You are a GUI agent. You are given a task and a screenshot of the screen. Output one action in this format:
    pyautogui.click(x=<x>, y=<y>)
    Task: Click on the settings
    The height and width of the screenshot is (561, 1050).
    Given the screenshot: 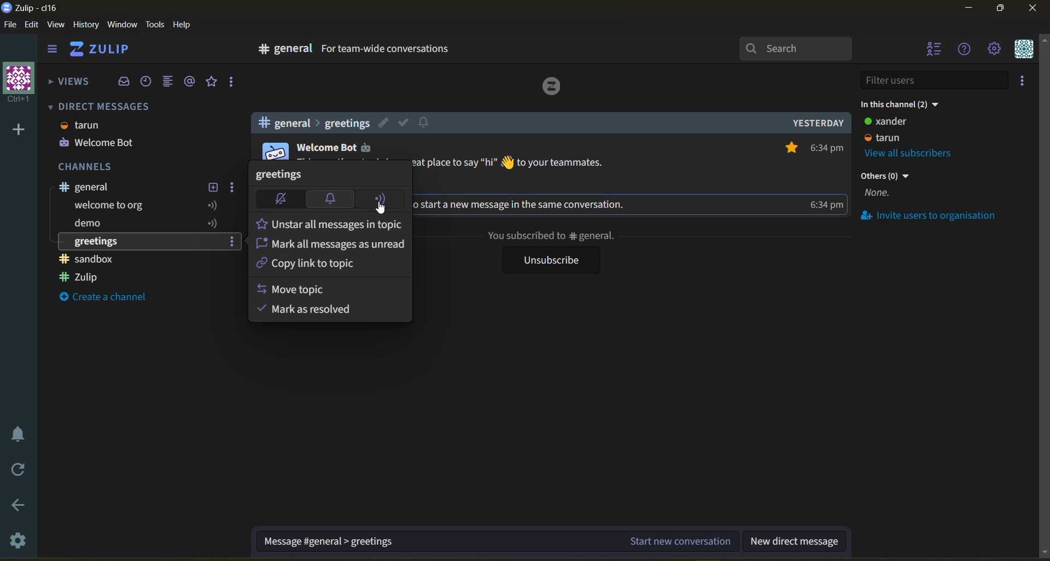 What is the action you would take?
    pyautogui.click(x=232, y=188)
    